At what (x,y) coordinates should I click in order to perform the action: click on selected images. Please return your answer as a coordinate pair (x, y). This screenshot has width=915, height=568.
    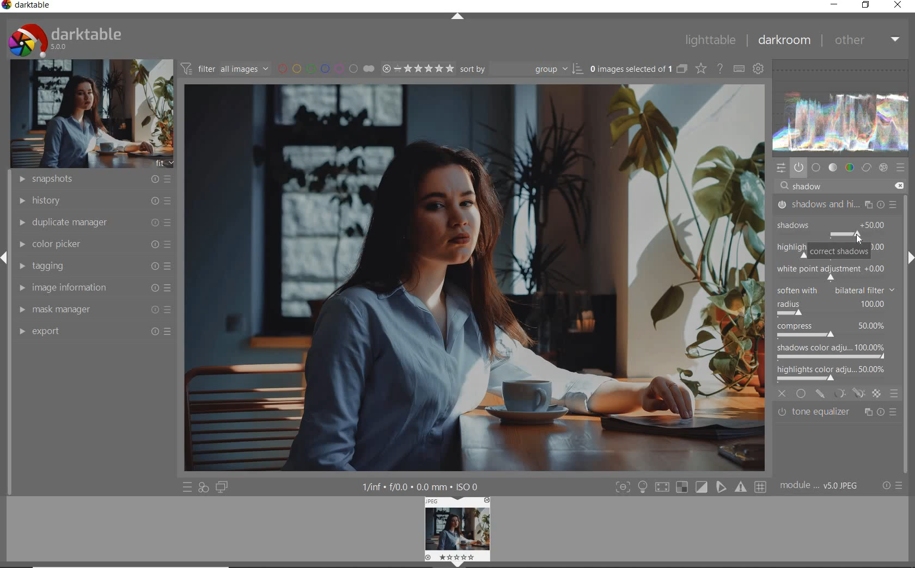
    Looking at the image, I should click on (630, 69).